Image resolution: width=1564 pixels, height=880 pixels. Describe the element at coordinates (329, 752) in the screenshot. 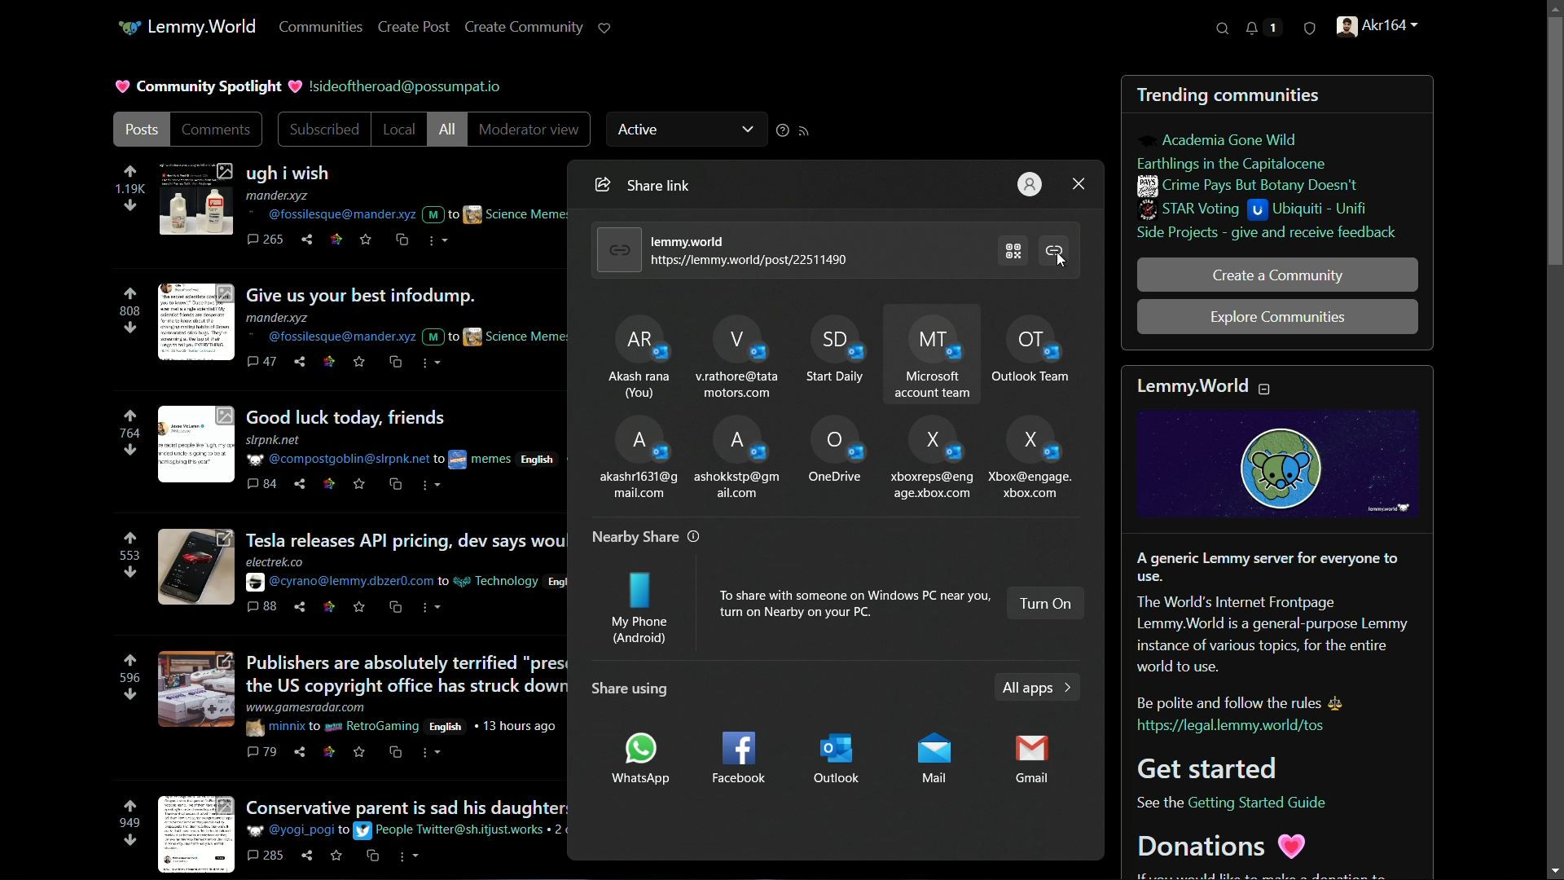

I see `link` at that location.